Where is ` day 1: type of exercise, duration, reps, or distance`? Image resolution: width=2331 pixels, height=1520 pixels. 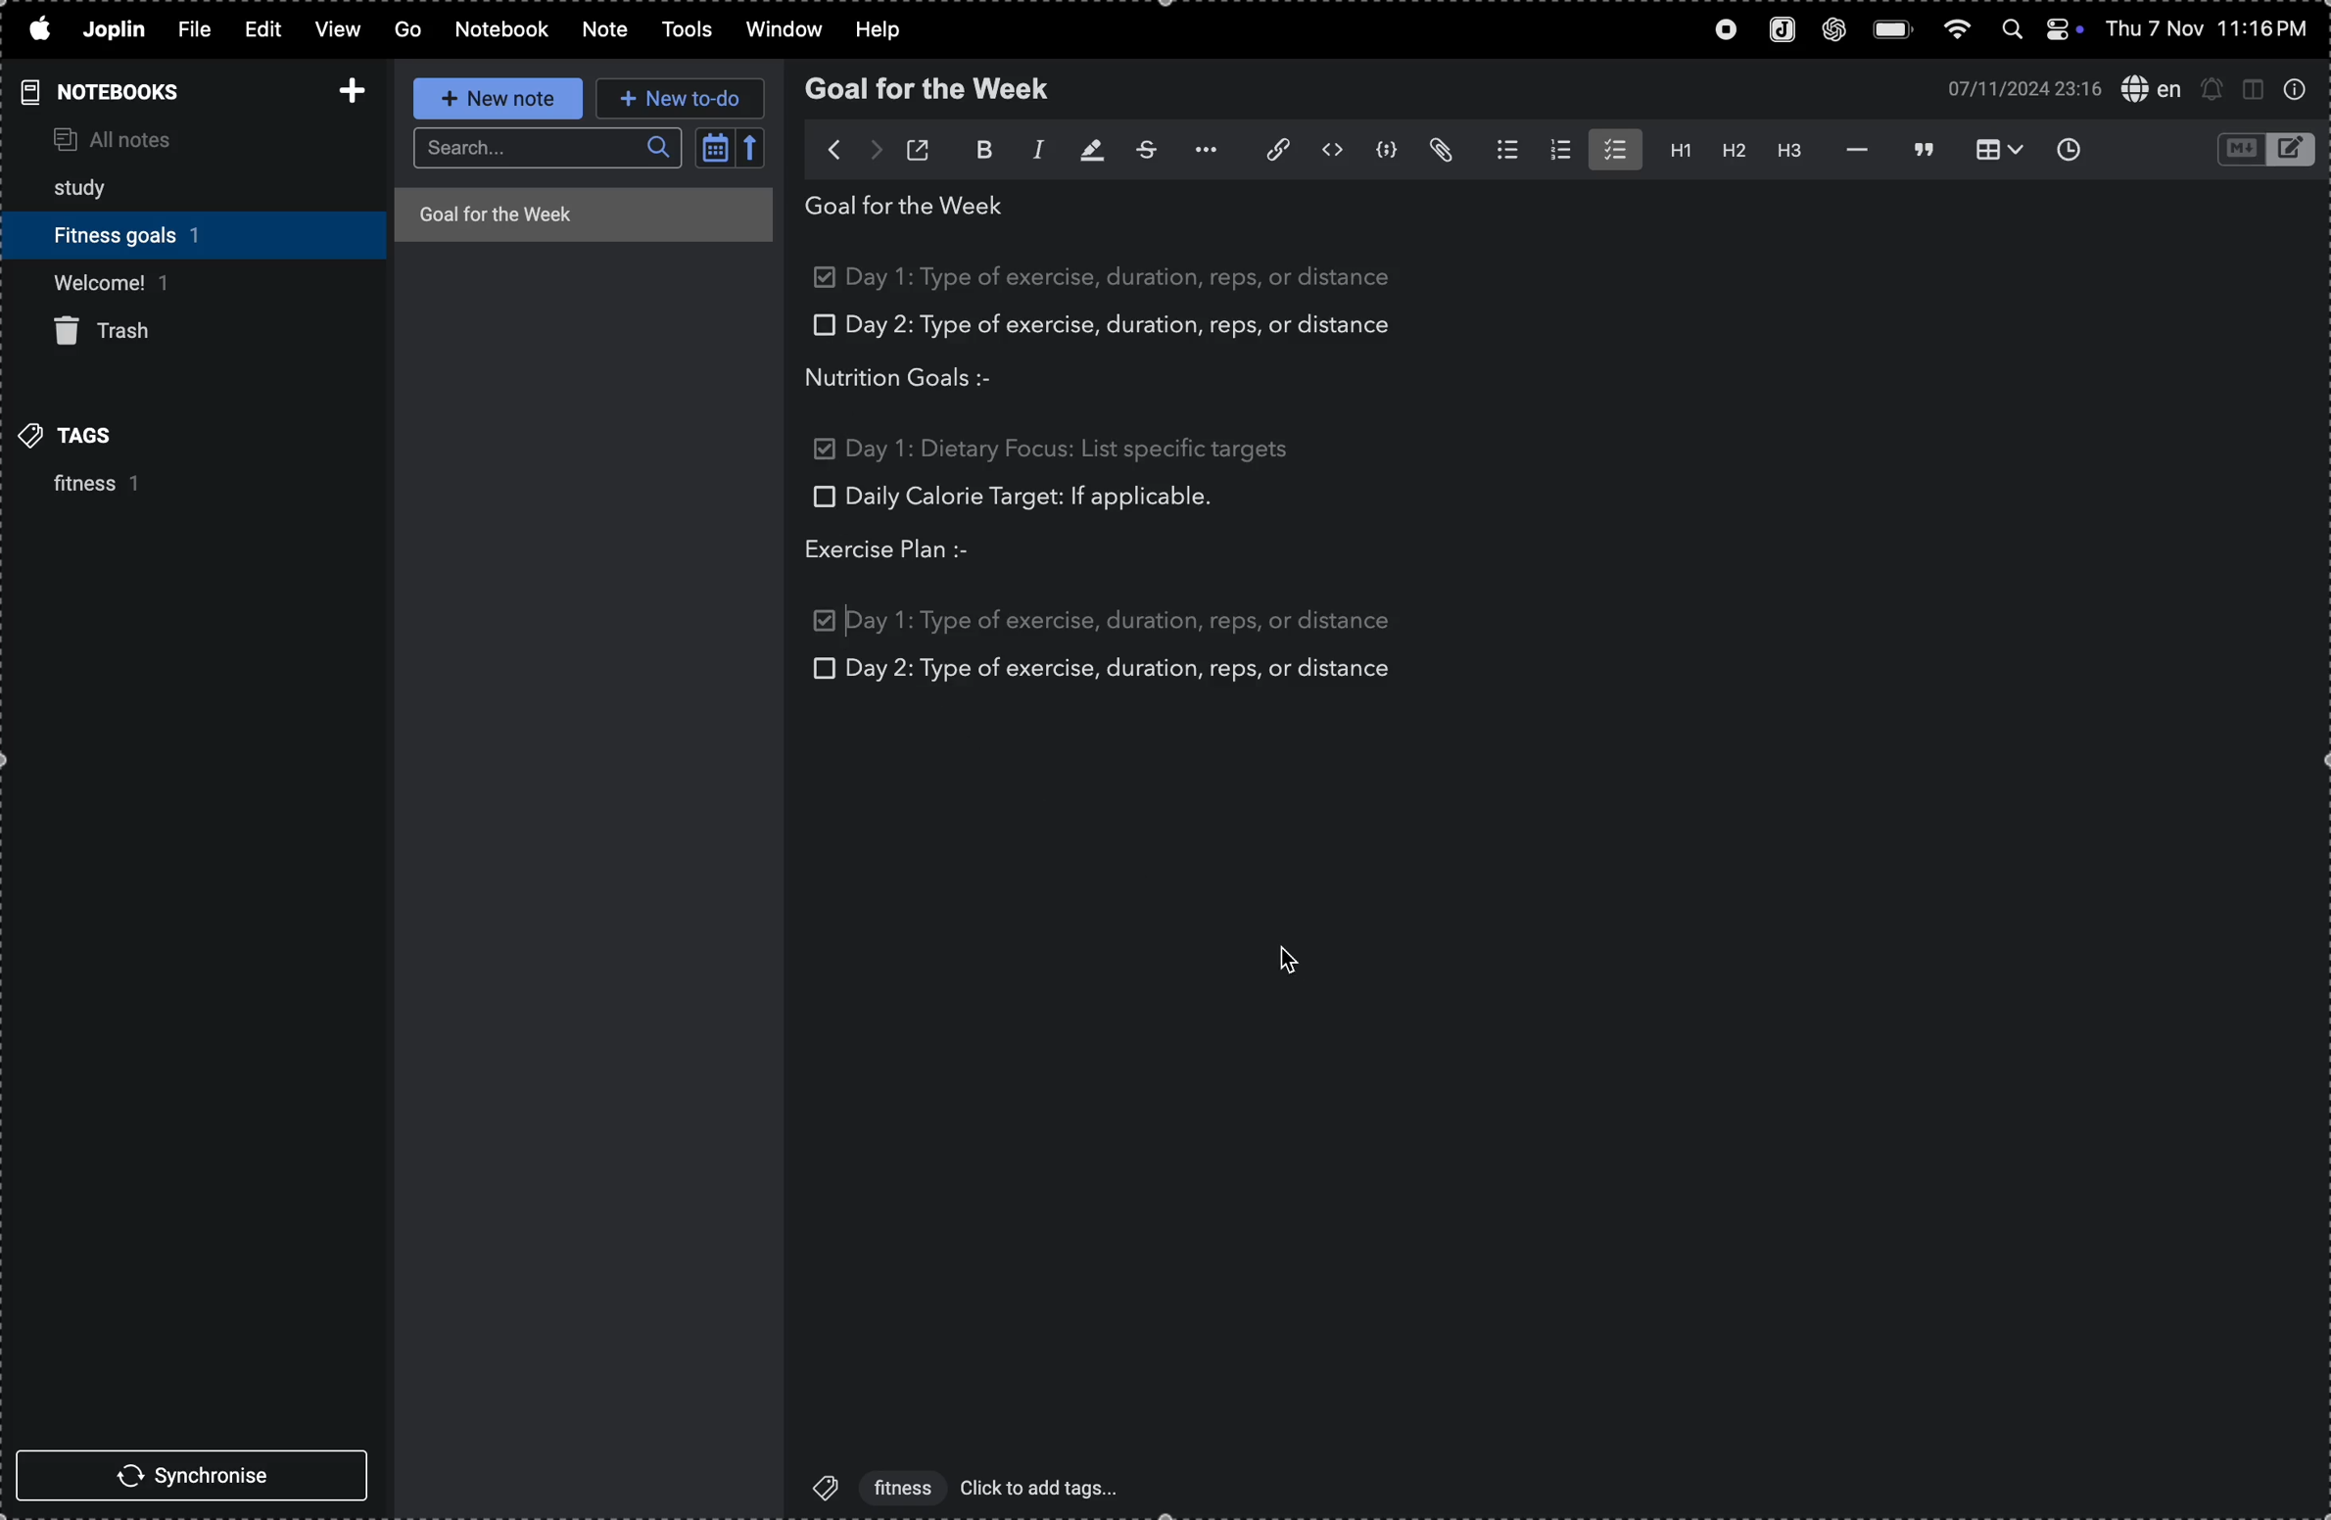
 day 1: type of exercise, duration, reps, or distance is located at coordinates (1123, 616).